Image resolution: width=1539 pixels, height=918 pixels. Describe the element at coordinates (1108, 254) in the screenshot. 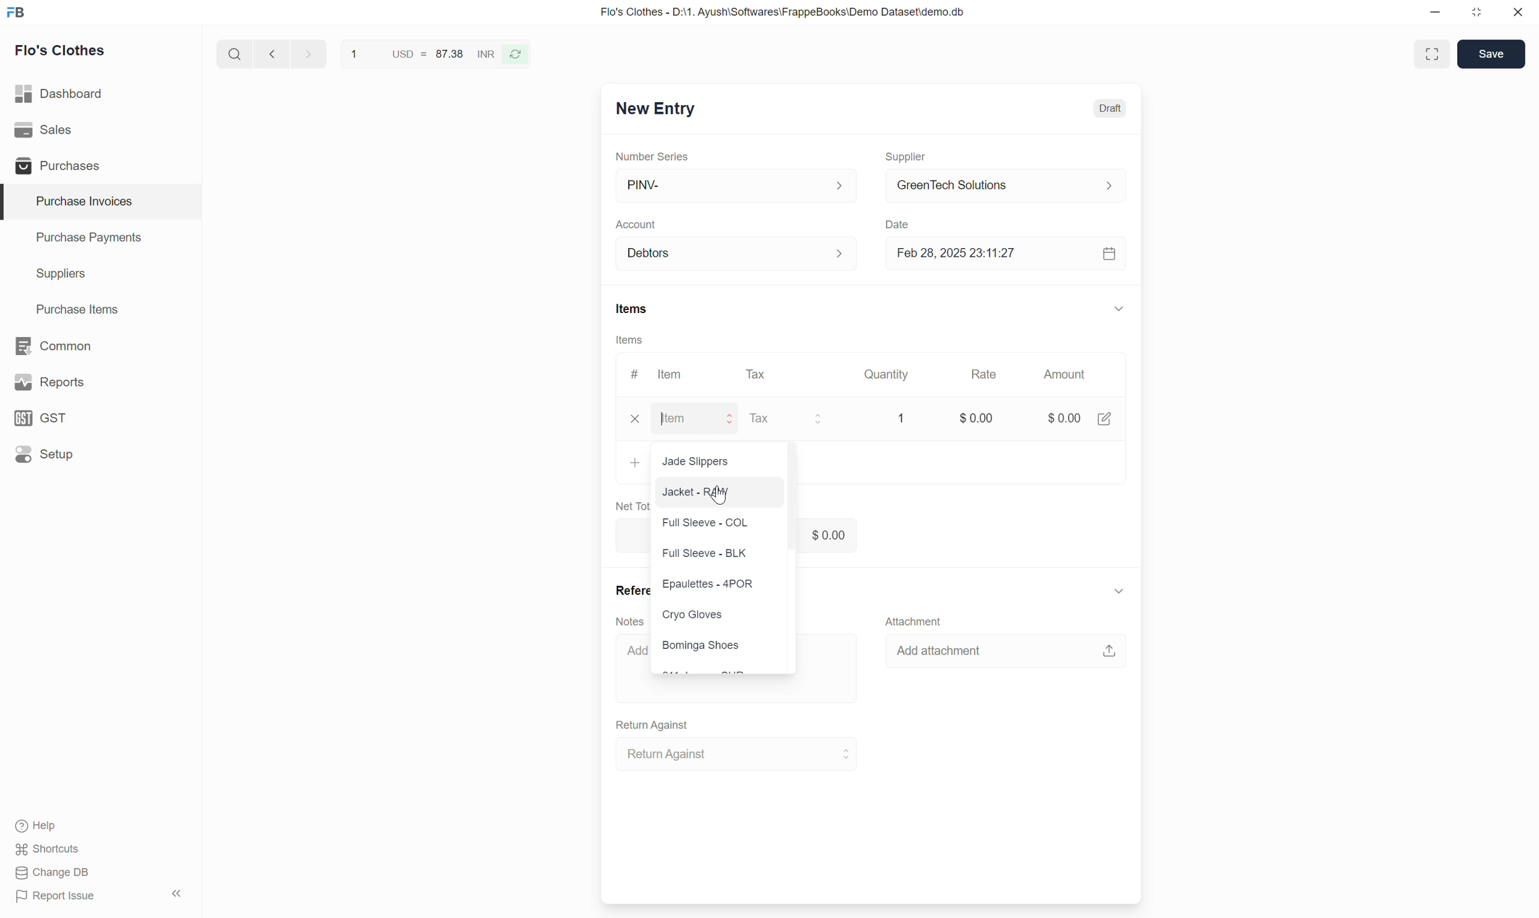

I see `calendar icon` at that location.